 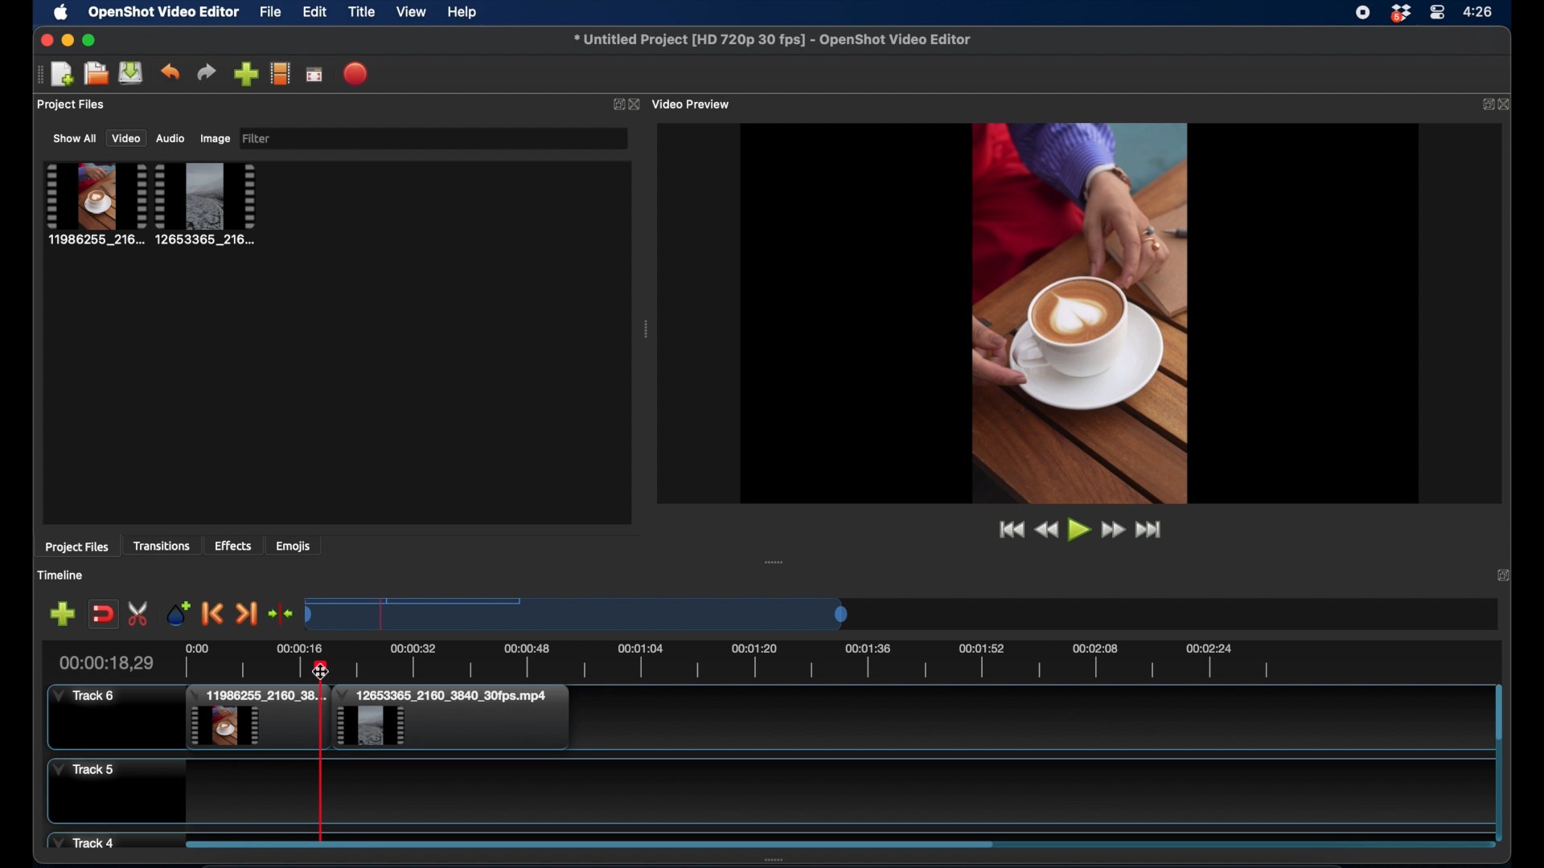 I want to click on file name, so click(x=774, y=40).